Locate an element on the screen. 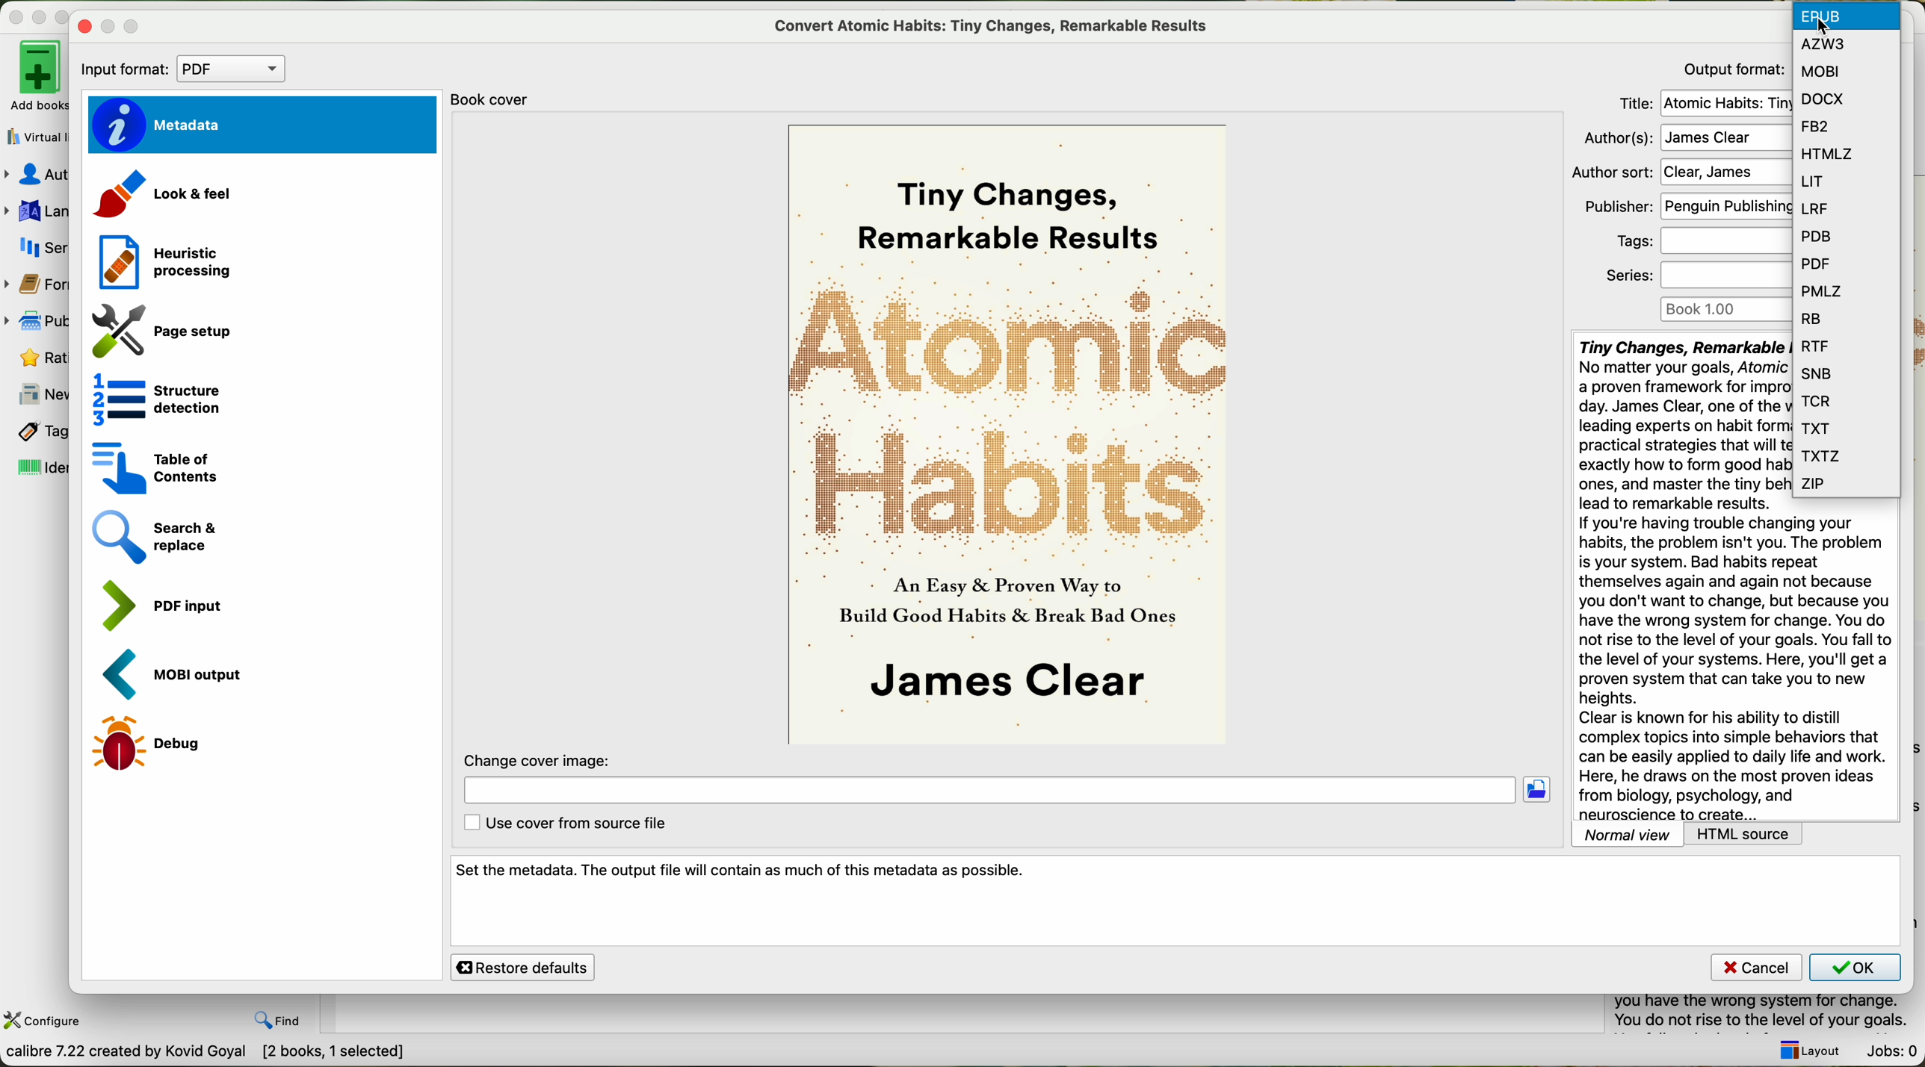 This screenshot has height=1067, width=1925. structure detection is located at coordinates (148, 396).